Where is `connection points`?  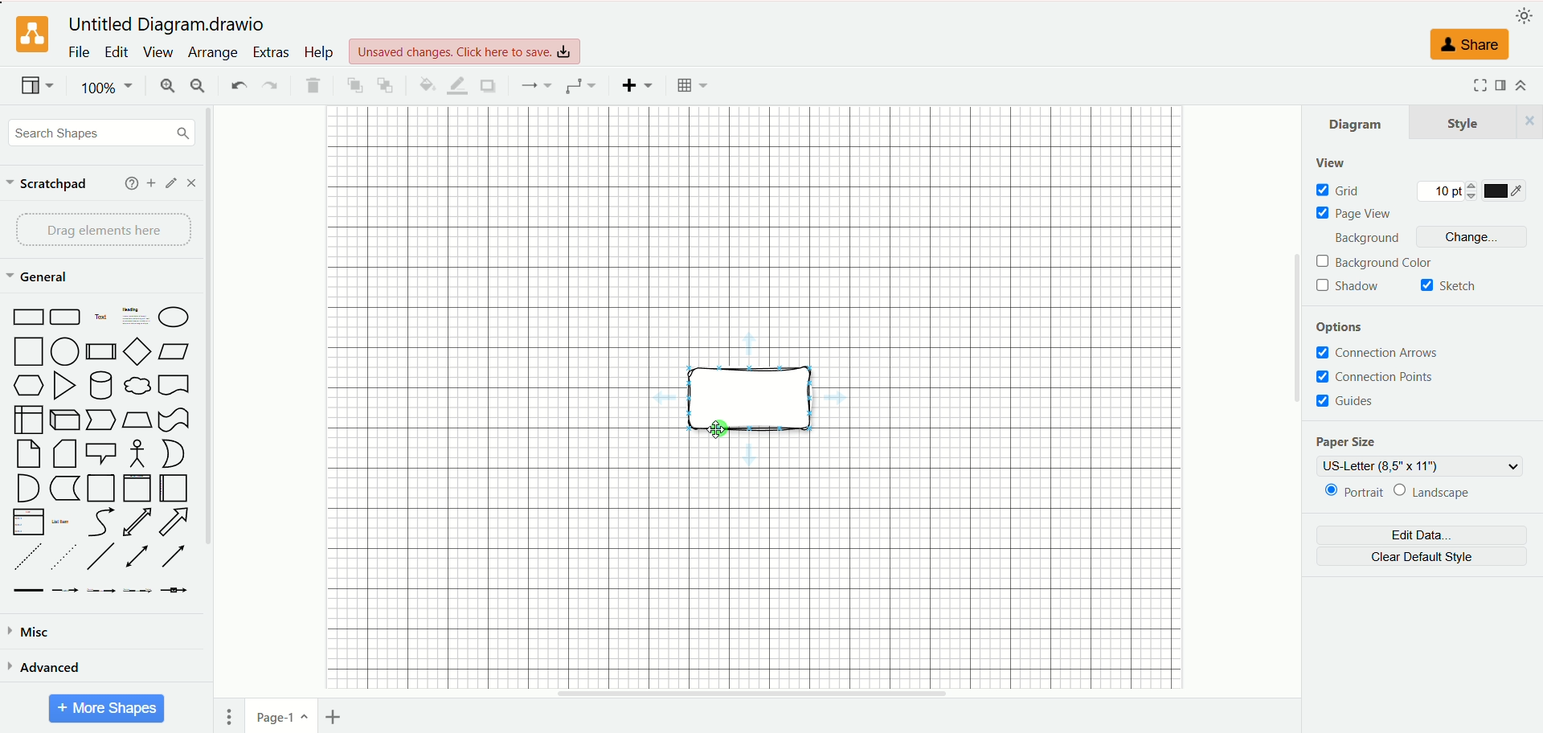
connection points is located at coordinates (1375, 378).